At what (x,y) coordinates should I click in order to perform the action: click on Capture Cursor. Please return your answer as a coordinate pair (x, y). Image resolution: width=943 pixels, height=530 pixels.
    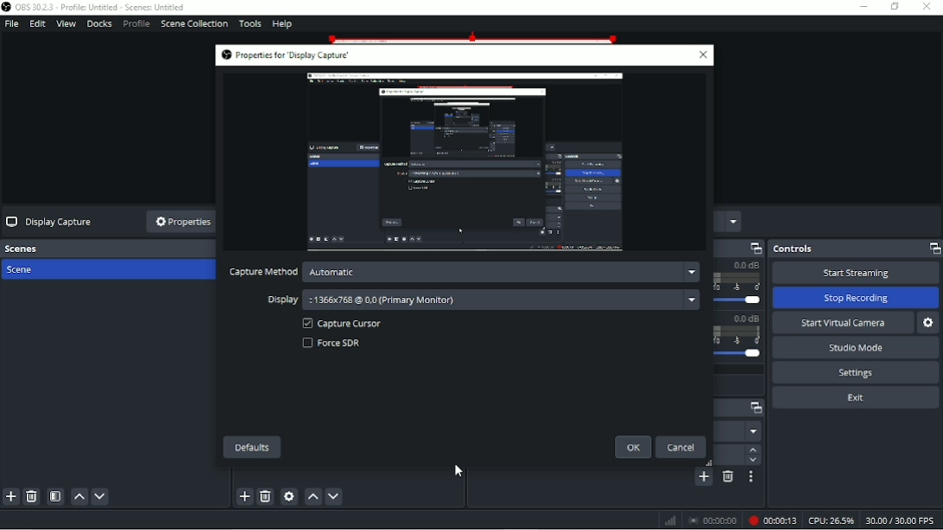
    Looking at the image, I should click on (340, 324).